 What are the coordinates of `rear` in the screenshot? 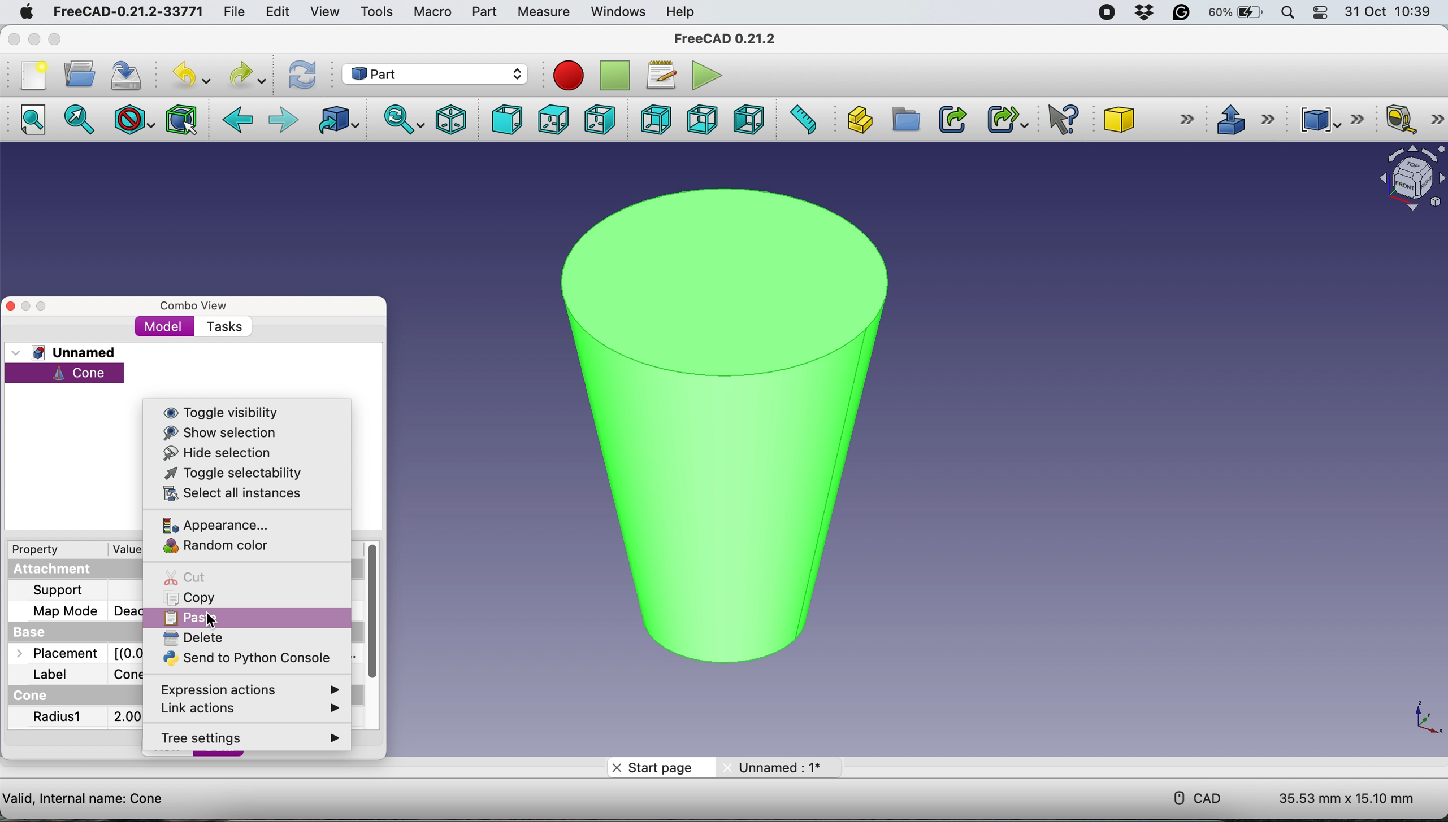 It's located at (654, 121).